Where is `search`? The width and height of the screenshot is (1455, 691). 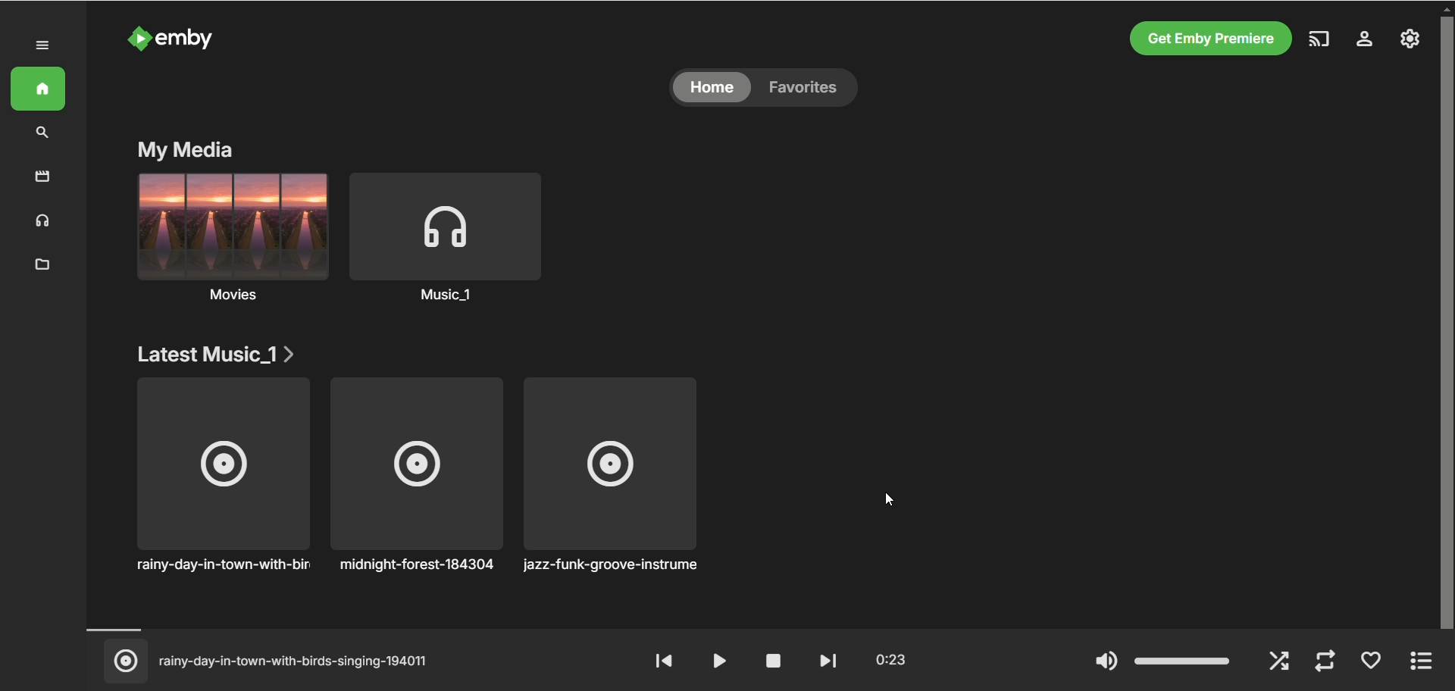 search is located at coordinates (45, 134).